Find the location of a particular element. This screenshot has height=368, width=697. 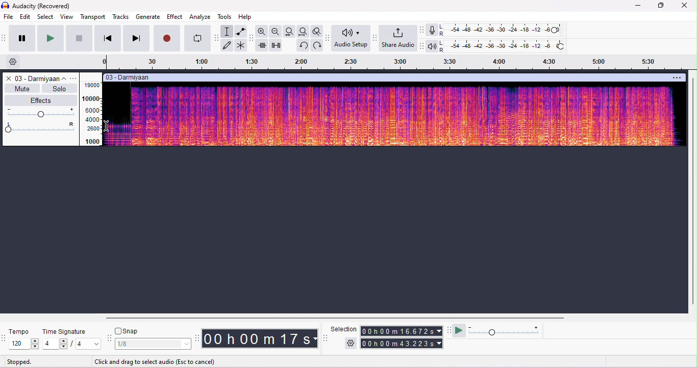

record meter toolbar is located at coordinates (422, 30).